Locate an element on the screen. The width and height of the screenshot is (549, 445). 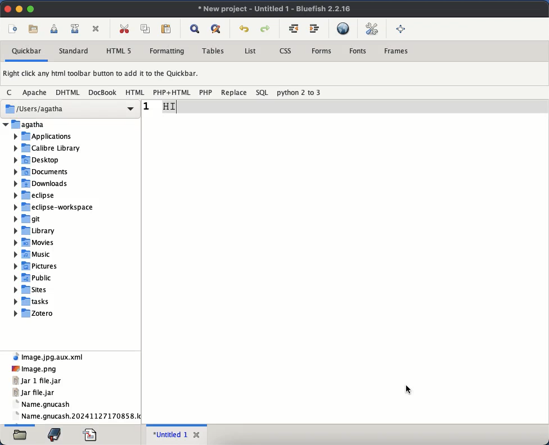
html 5 is located at coordinates (122, 51).